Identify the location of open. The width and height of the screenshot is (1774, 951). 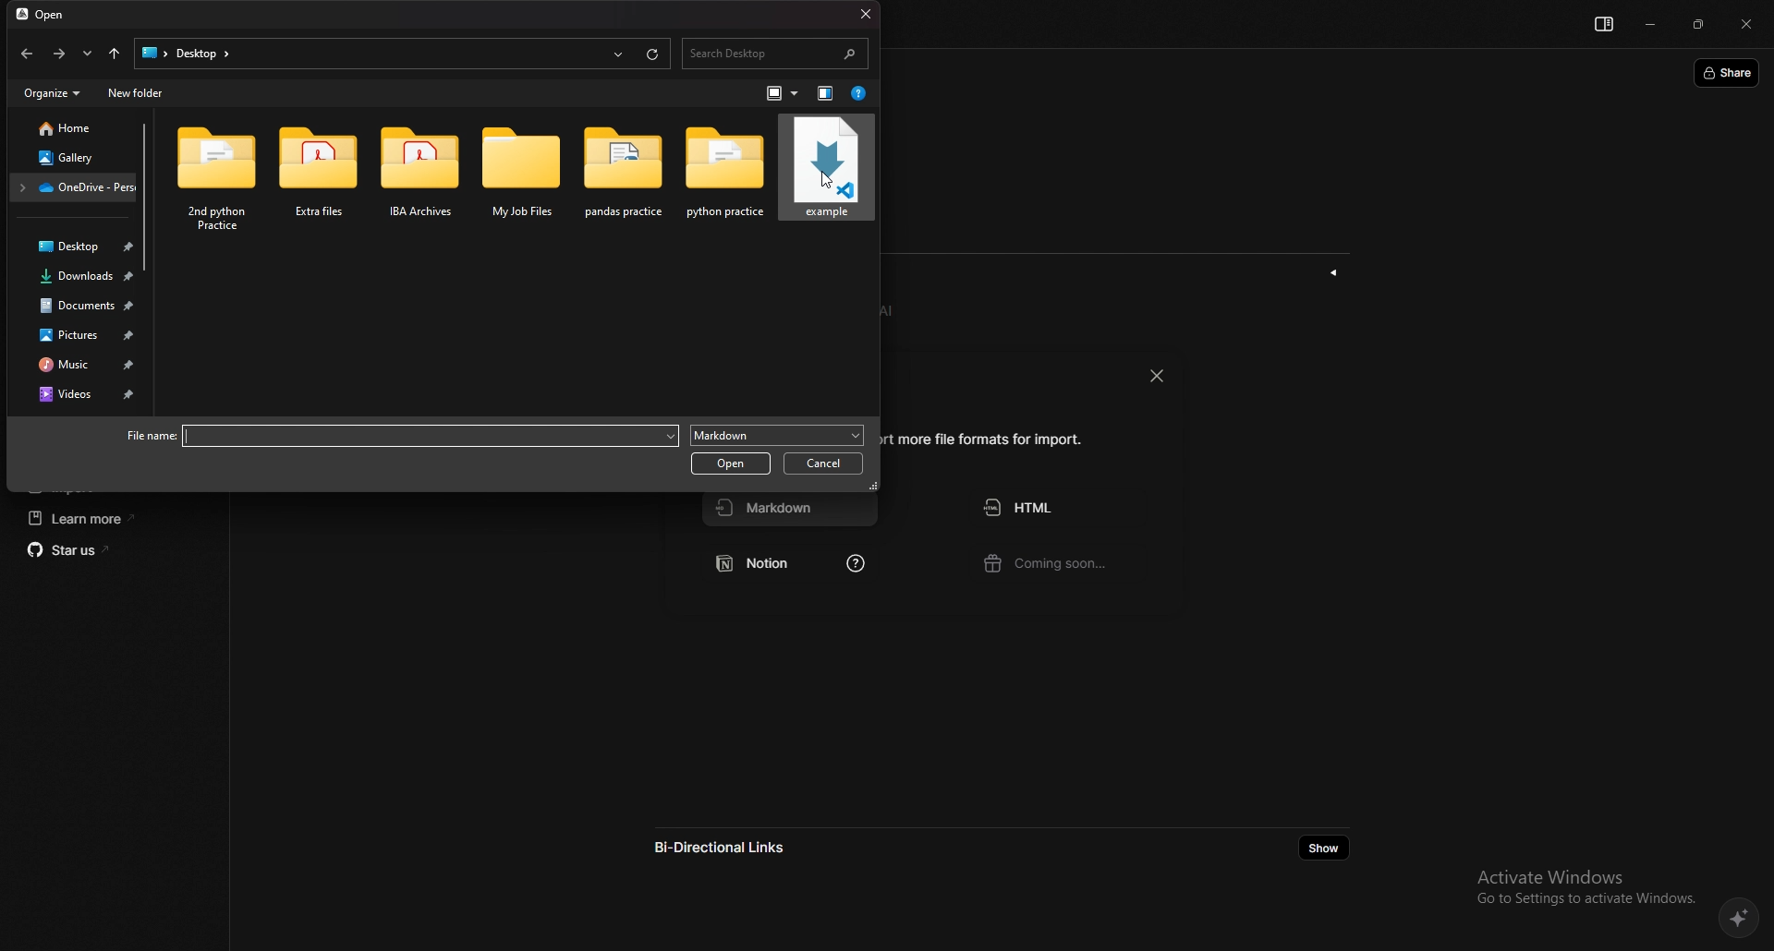
(730, 463).